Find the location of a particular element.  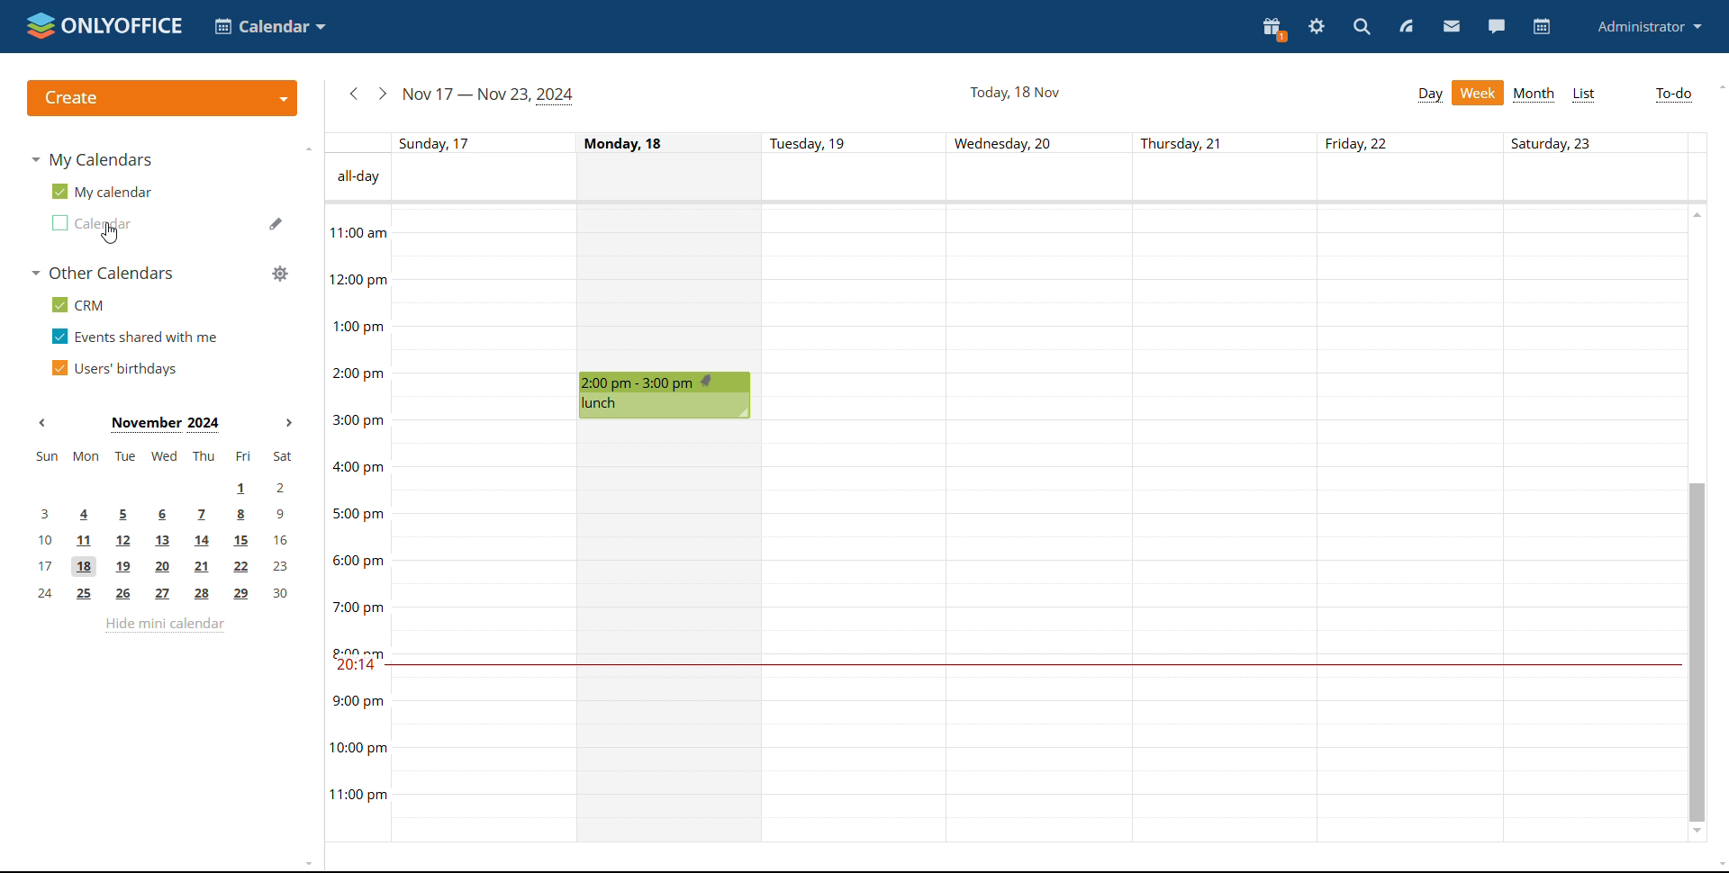

edit is located at coordinates (276, 223).